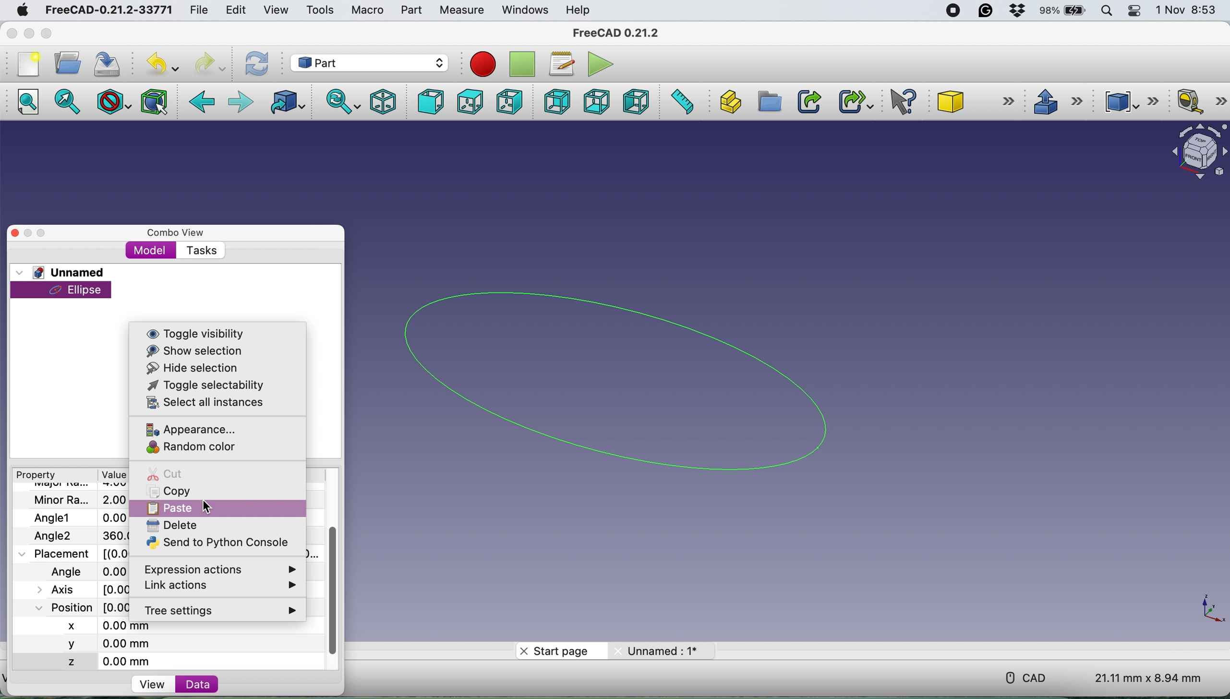 This screenshot has height=699, width=1230. Describe the element at coordinates (635, 378) in the screenshot. I see `ellipse` at that location.